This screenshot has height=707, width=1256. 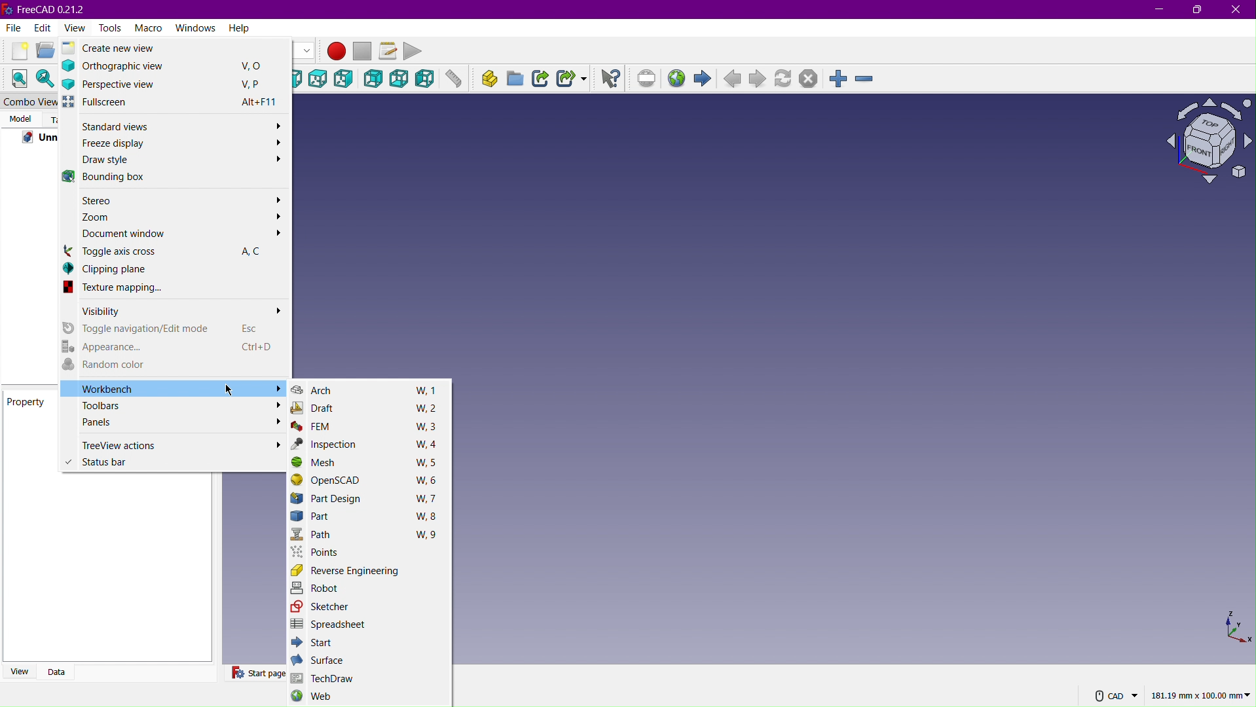 I want to click on Workbench, so click(x=170, y=388).